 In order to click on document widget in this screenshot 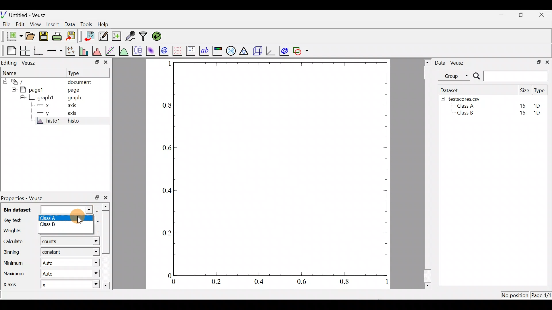, I will do `click(17, 82)`.